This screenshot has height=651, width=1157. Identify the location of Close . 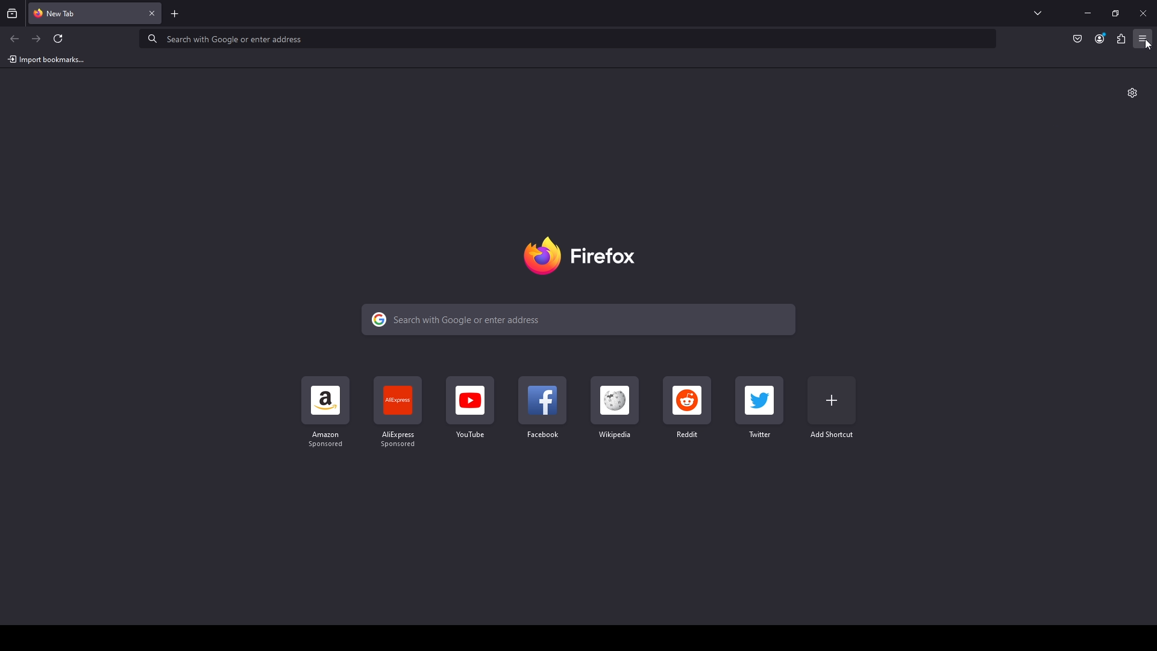
(1143, 14).